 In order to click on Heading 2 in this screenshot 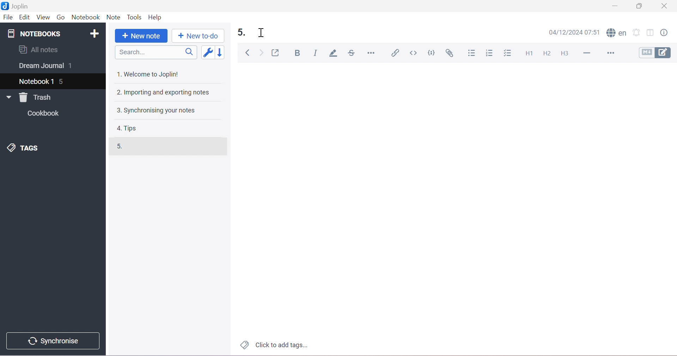, I will do `click(547, 54)`.